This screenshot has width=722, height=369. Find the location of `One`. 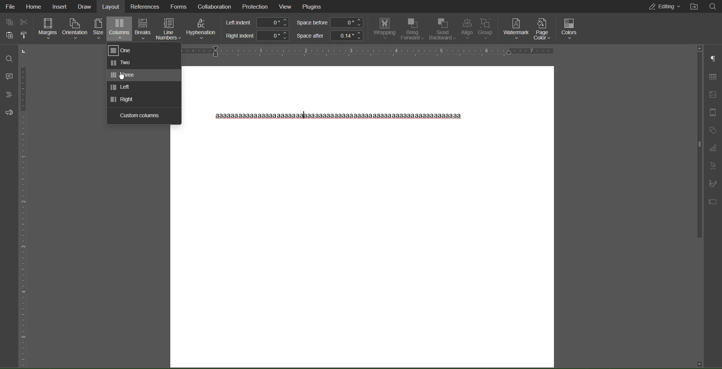

One is located at coordinates (123, 51).